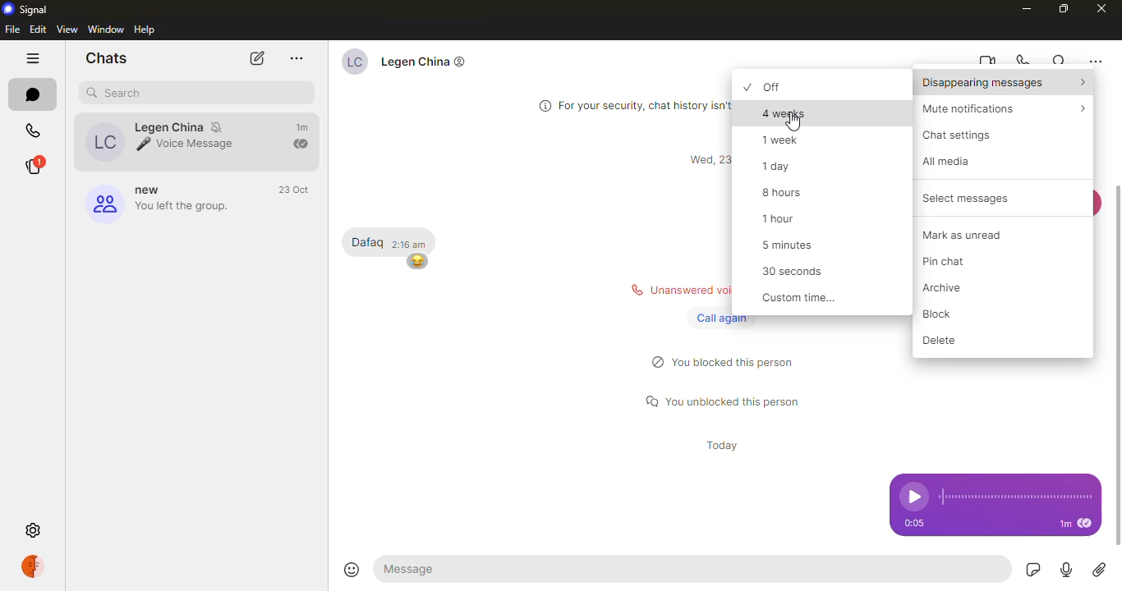 This screenshot has width=1122, height=591. What do you see at coordinates (34, 58) in the screenshot?
I see `hide tabs` at bounding box center [34, 58].